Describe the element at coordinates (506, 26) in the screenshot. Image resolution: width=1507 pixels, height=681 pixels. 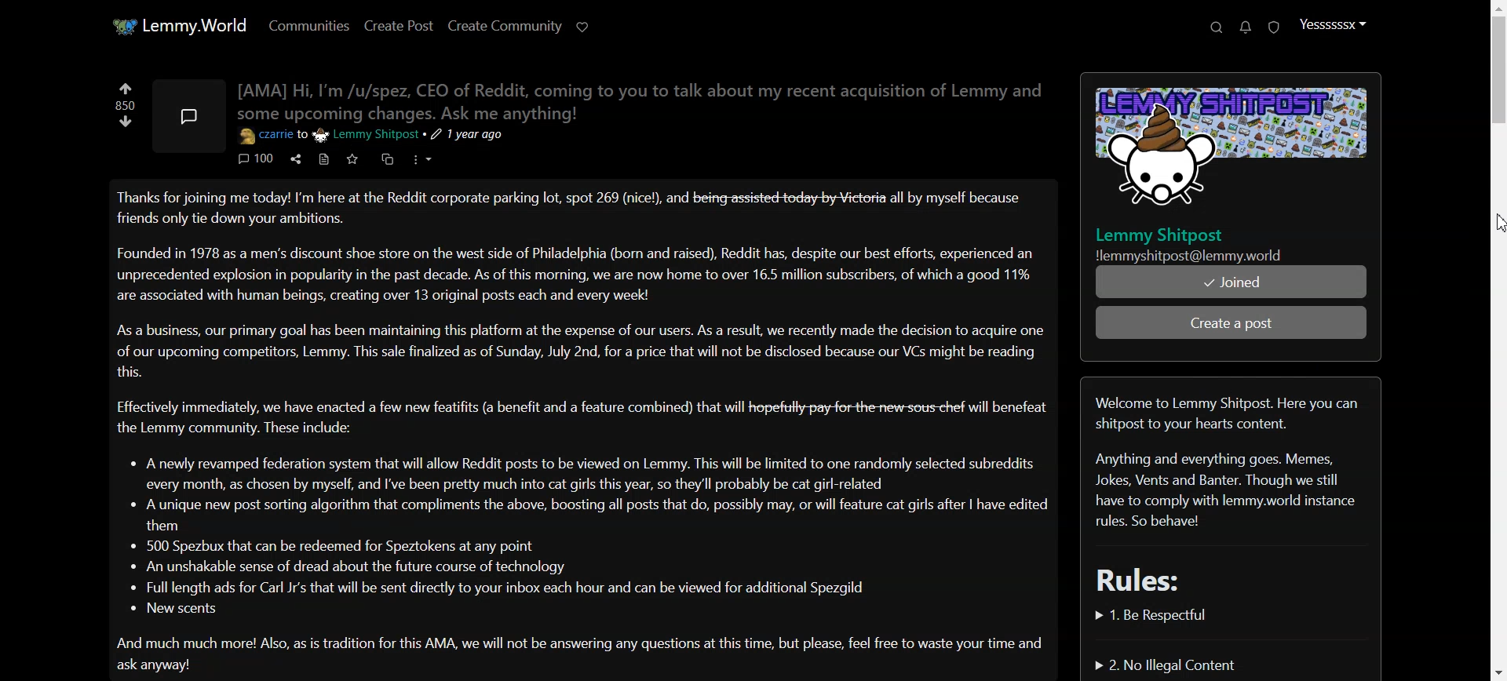
I see `Create community` at that location.